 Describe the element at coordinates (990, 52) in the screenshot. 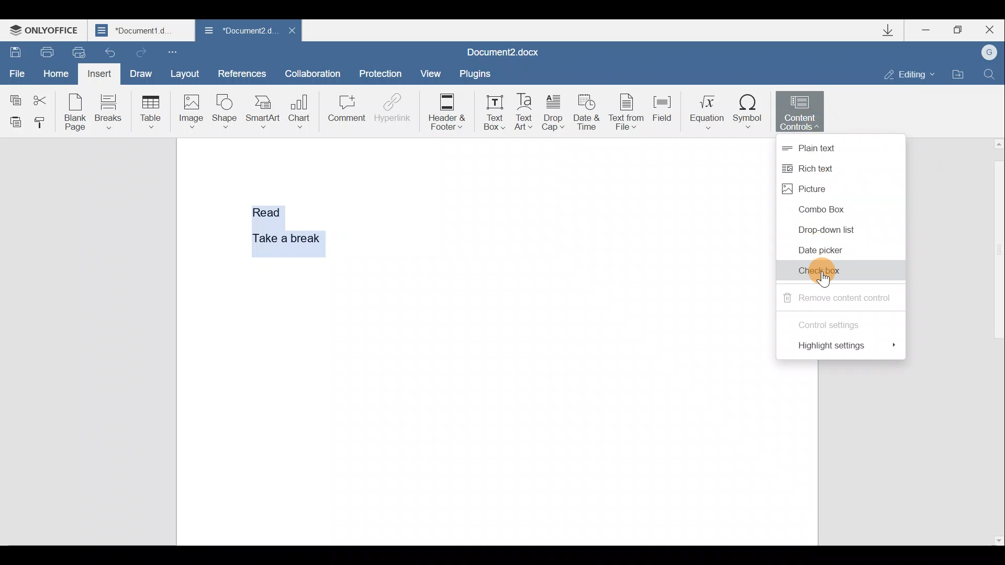

I see `G` at that location.